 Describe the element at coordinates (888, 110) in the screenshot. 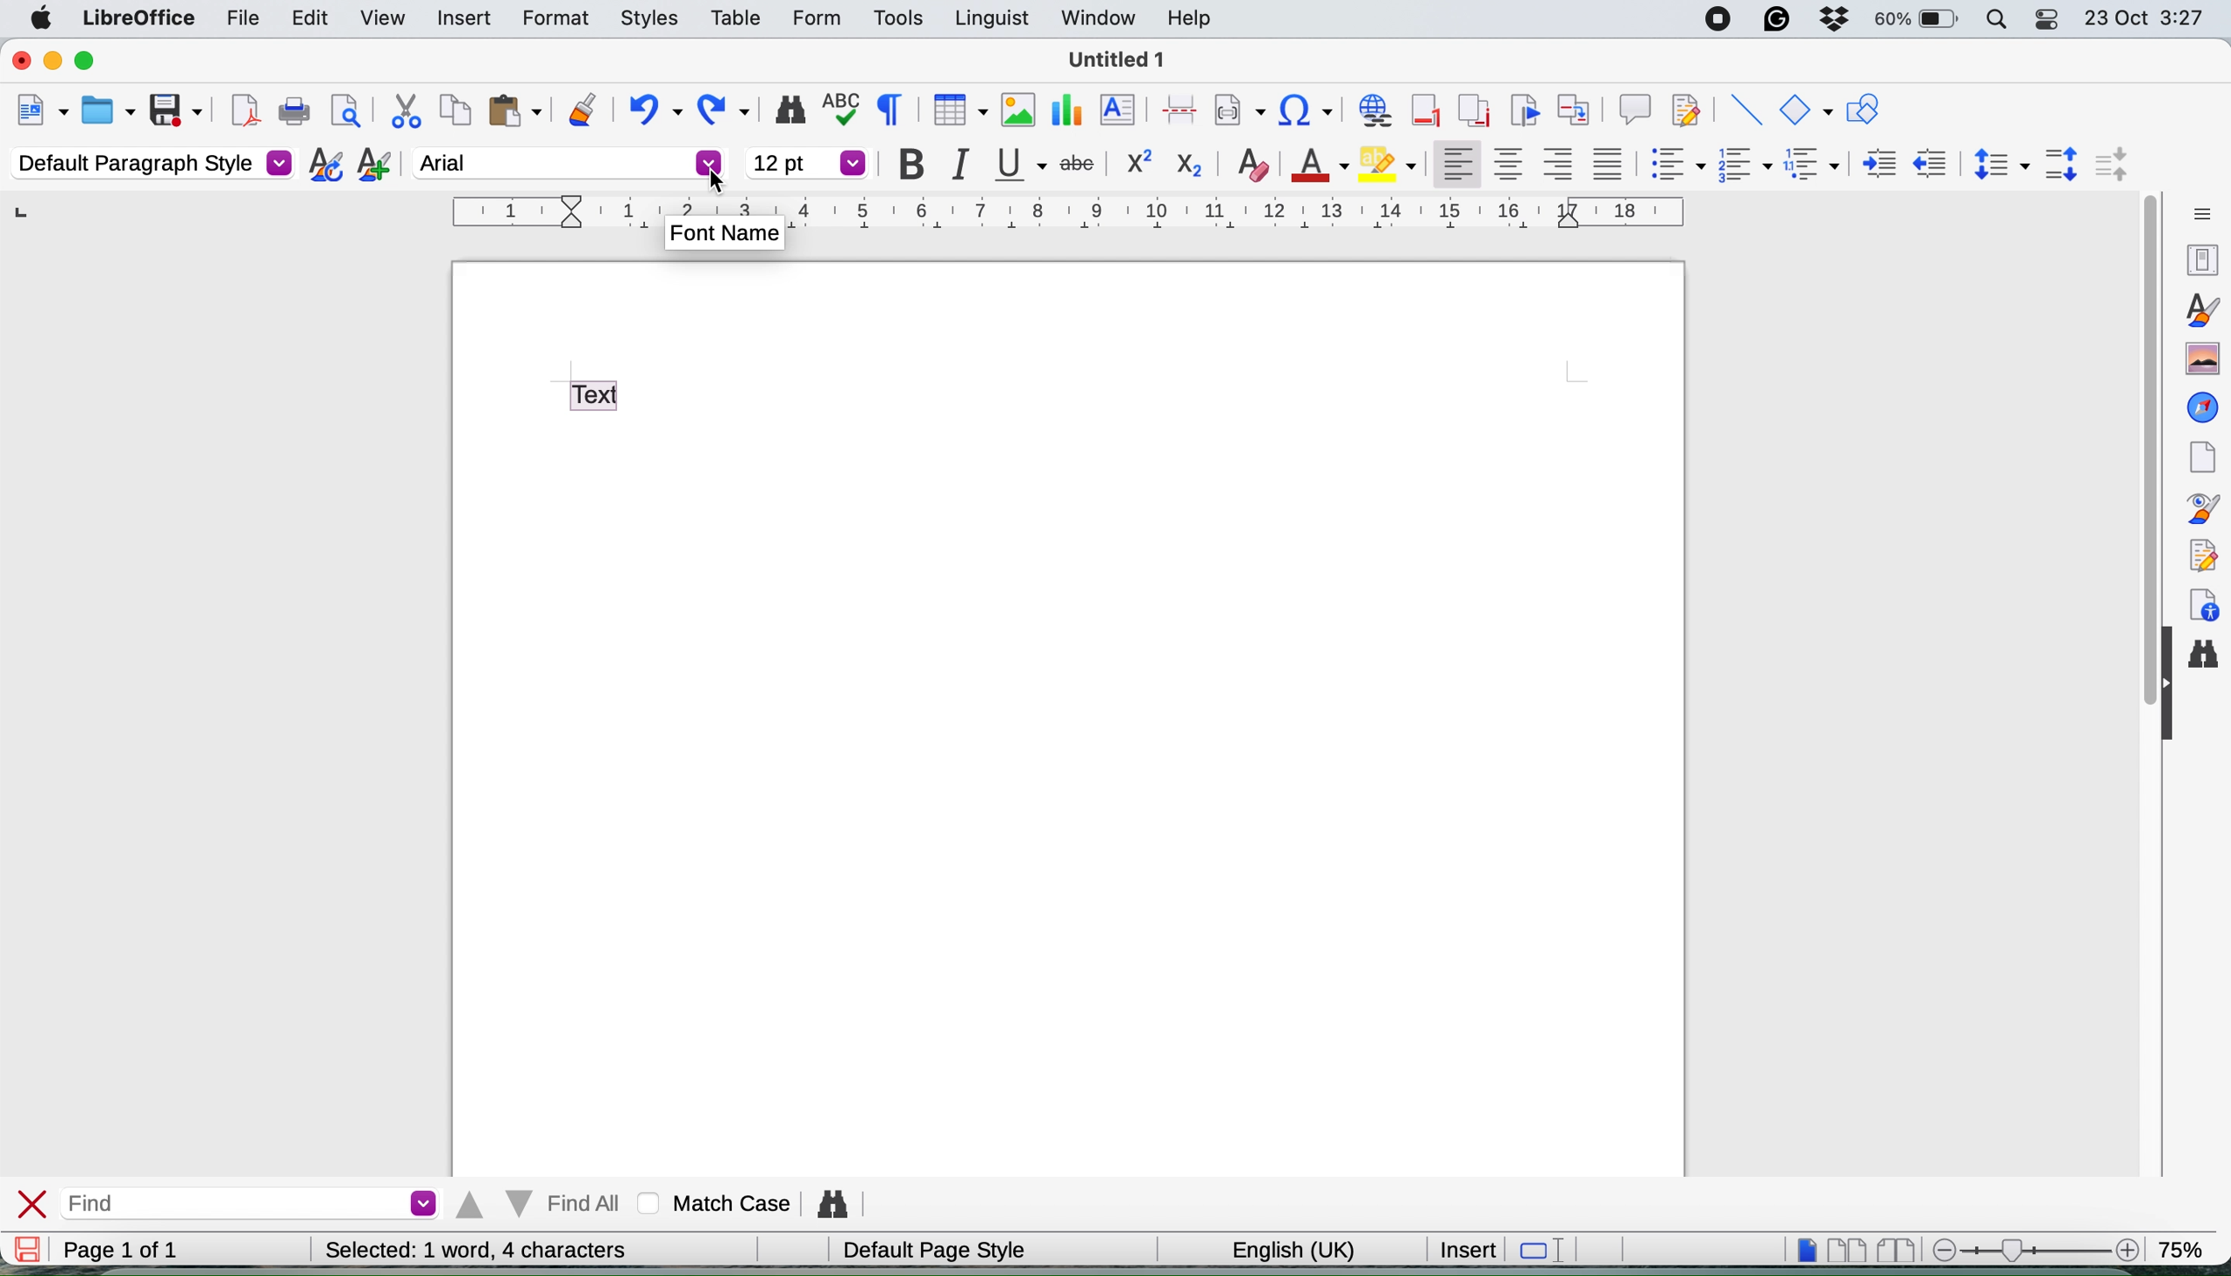

I see `toggle formatting marks` at that location.